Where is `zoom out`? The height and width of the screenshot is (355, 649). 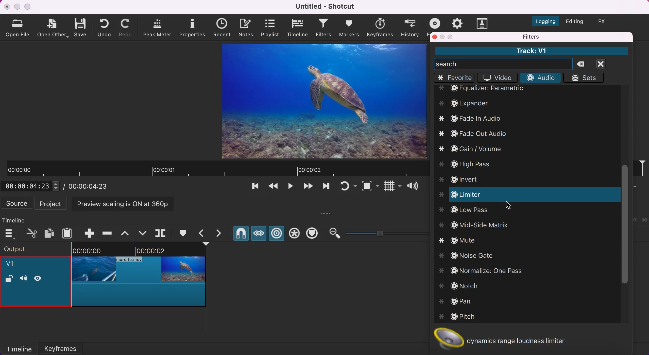 zoom out is located at coordinates (334, 233).